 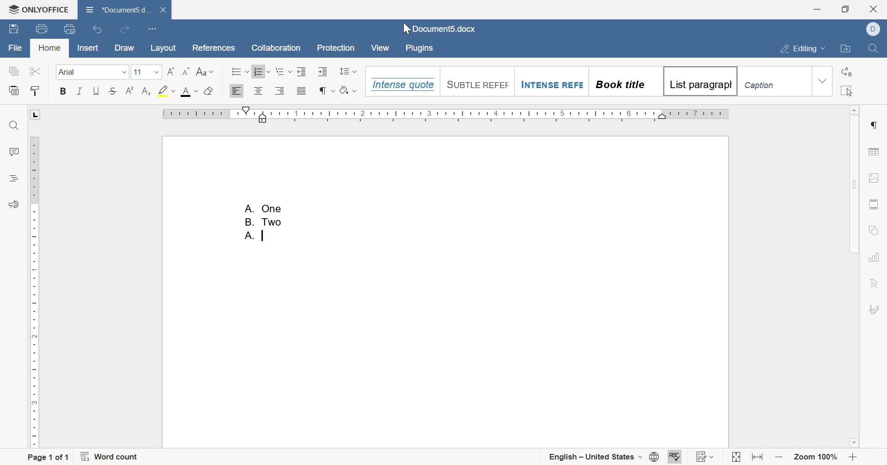 I want to click on feedback & support, so click(x=15, y=204).